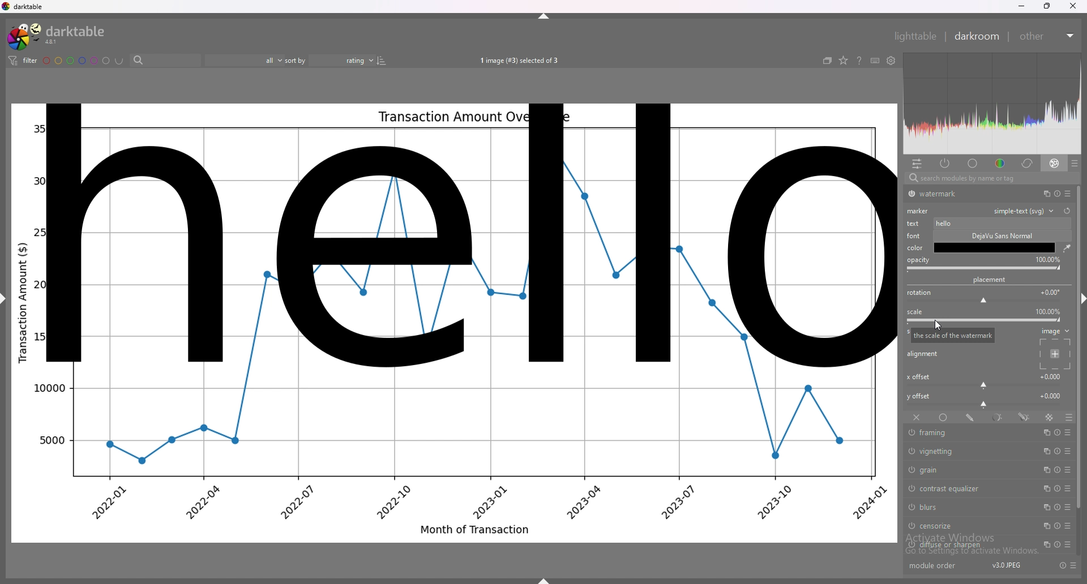 This screenshot has width=1087, height=584. I want to click on quick access panel, so click(917, 164).